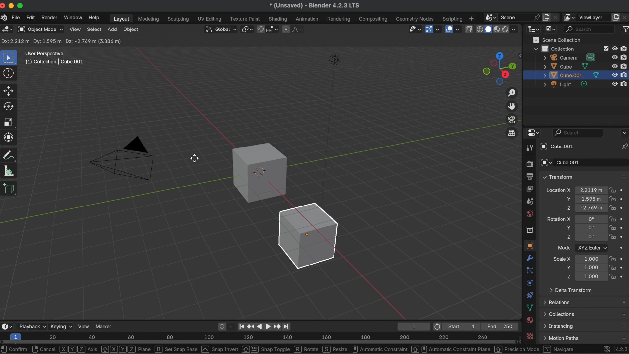 This screenshot has width=629, height=354. Describe the element at coordinates (592, 247) in the screenshot. I see `XYZ Euler` at that location.